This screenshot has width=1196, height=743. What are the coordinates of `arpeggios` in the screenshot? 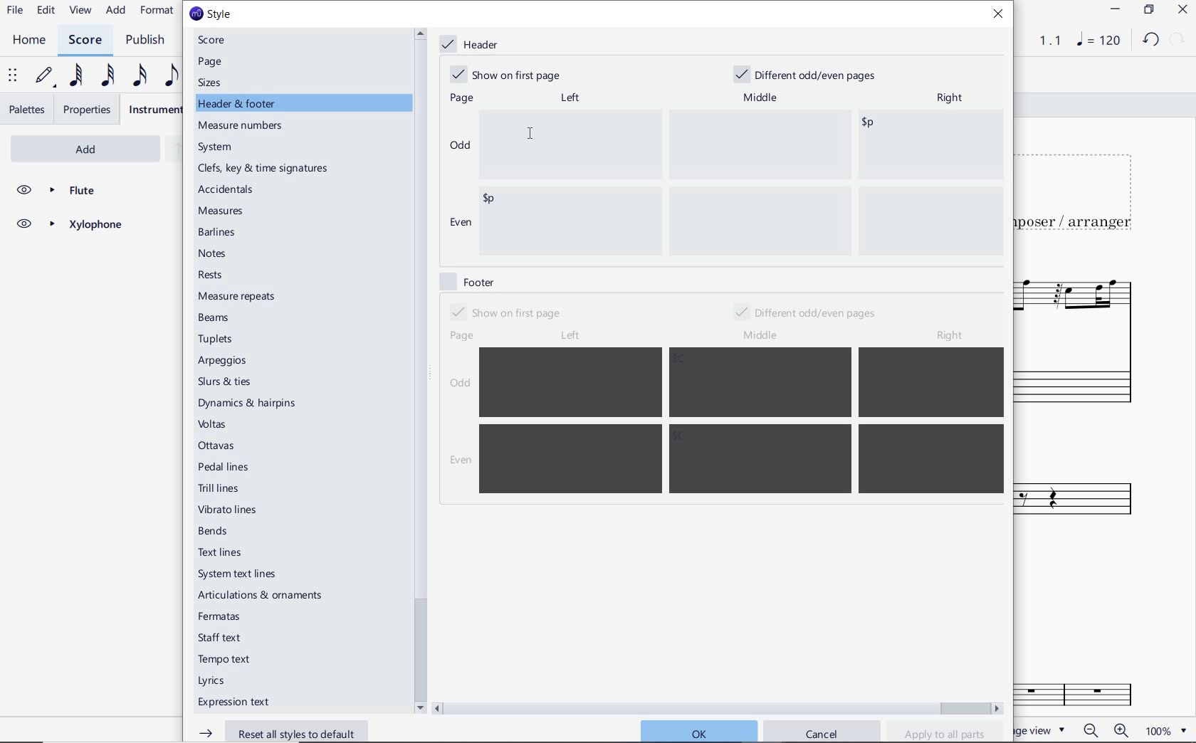 It's located at (223, 362).